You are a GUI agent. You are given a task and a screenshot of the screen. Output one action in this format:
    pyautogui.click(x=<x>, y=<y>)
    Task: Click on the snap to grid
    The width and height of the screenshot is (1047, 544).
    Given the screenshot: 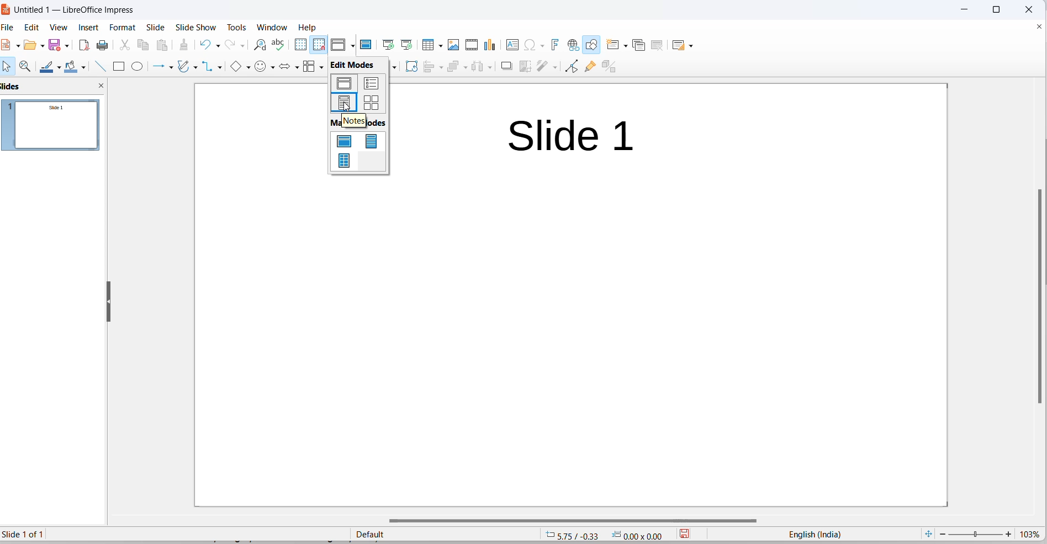 What is the action you would take?
    pyautogui.click(x=319, y=45)
    